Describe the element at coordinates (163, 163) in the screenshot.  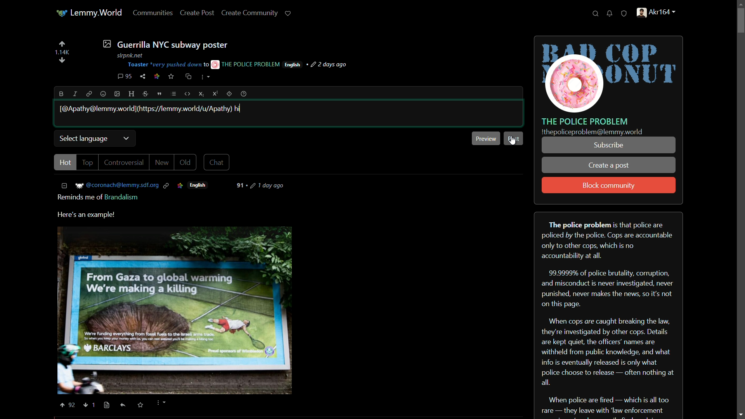
I see `New |` at that location.